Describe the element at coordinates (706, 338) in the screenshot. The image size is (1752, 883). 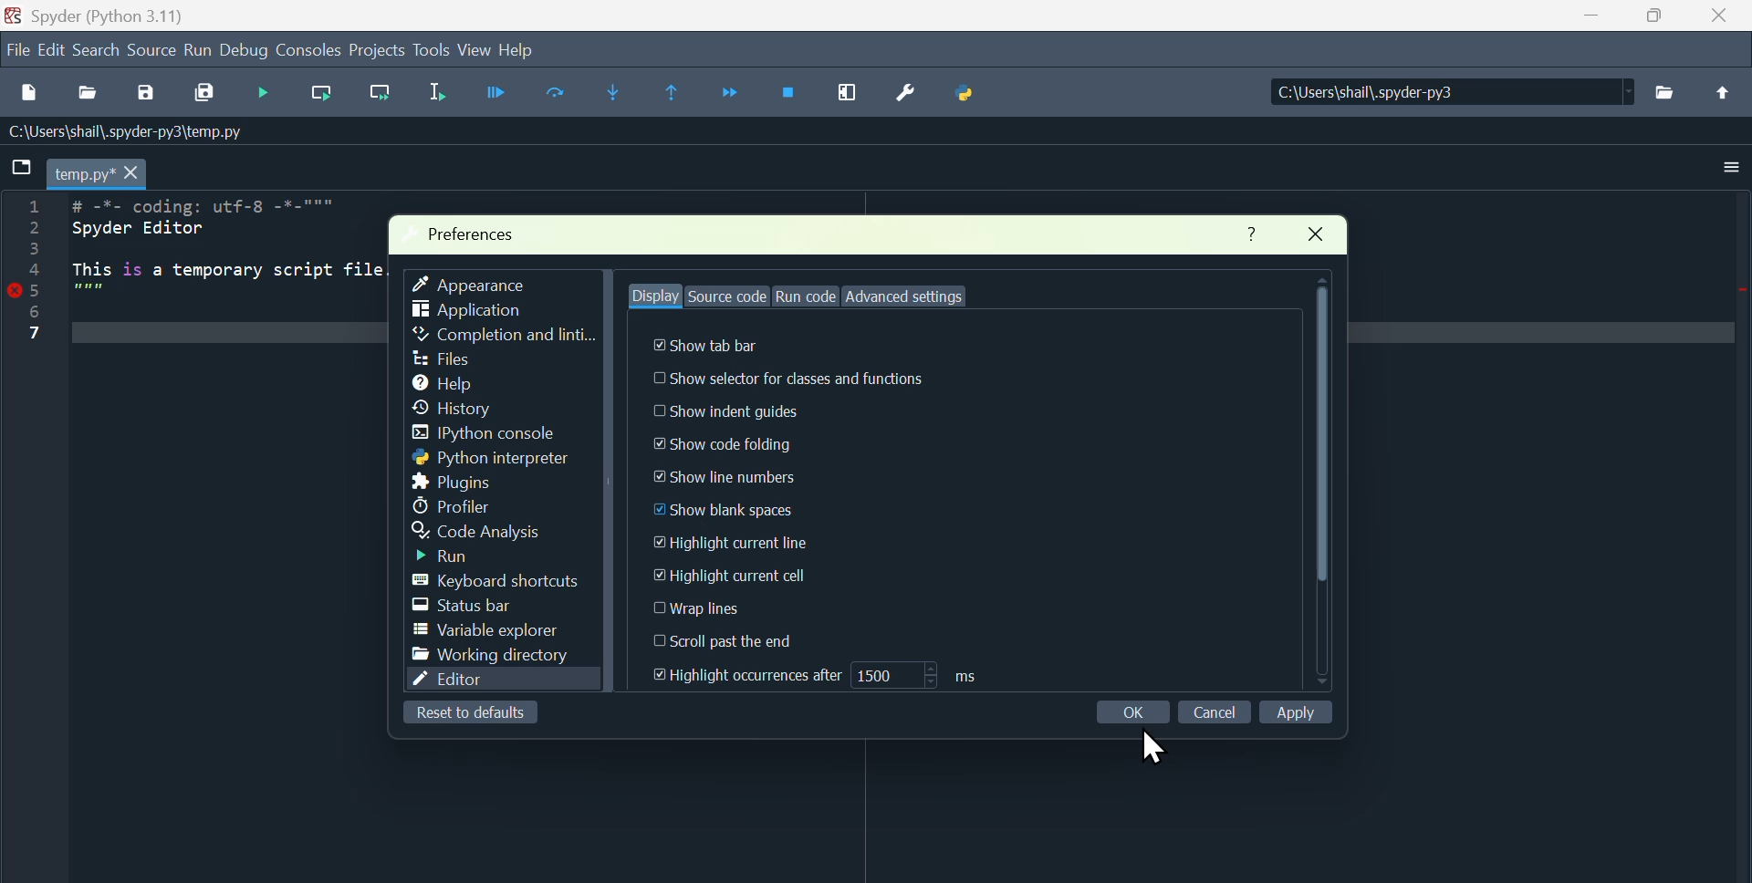
I see `Show tab  bar` at that location.